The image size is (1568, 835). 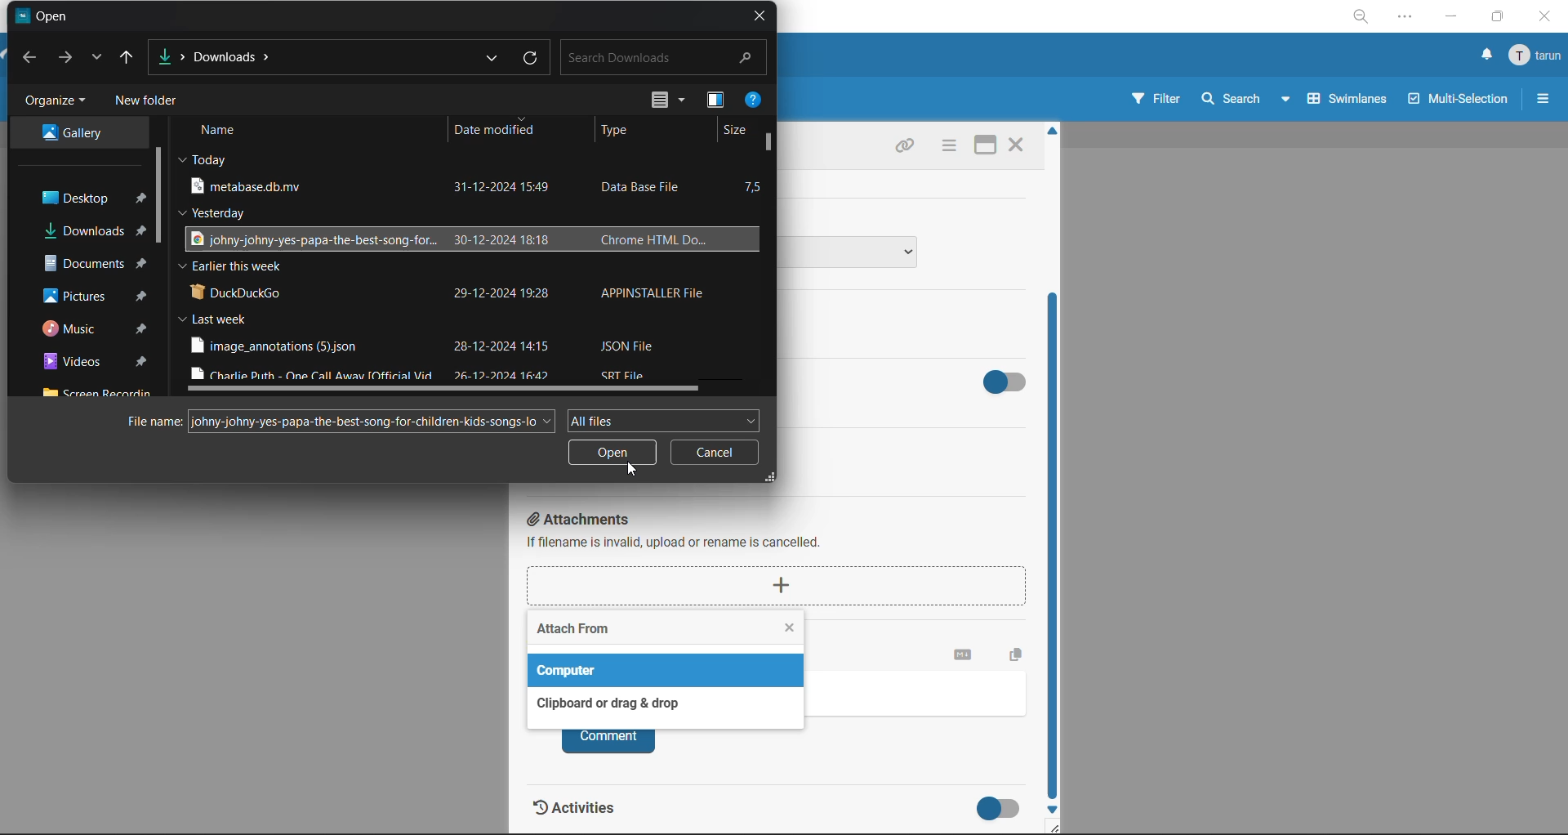 I want to click on file path, so click(x=224, y=51).